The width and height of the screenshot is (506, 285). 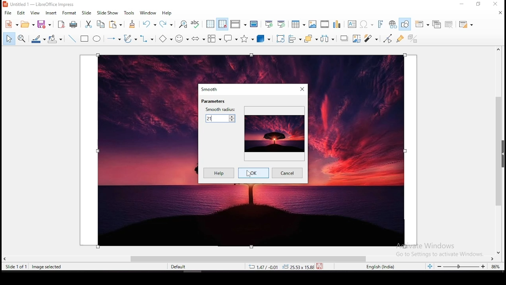 I want to click on view, so click(x=35, y=13).